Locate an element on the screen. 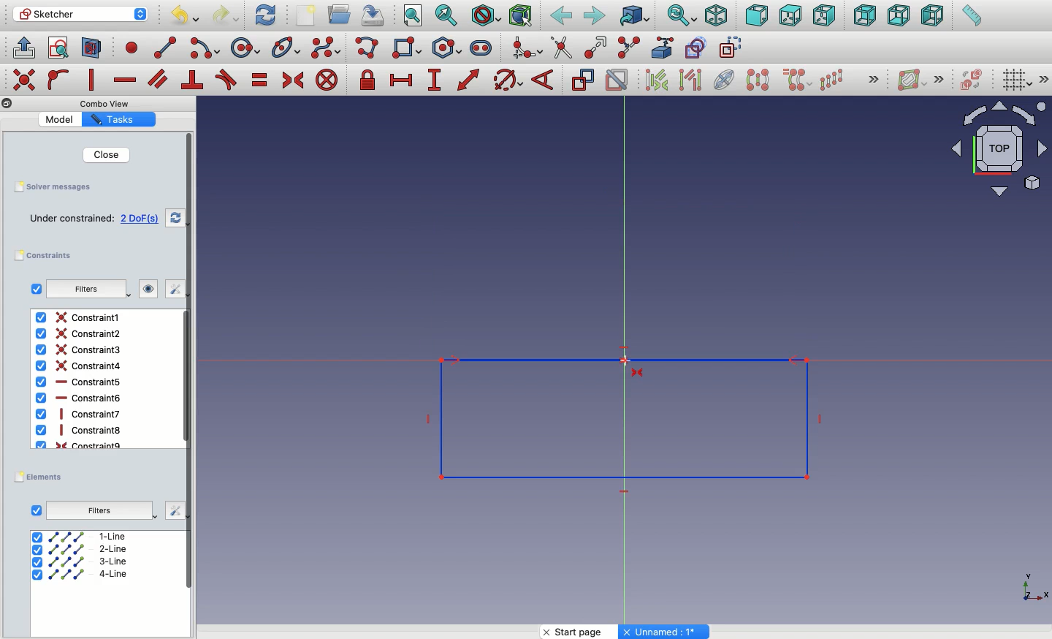 This screenshot has height=639, width=1052. Save is located at coordinates (371, 14).